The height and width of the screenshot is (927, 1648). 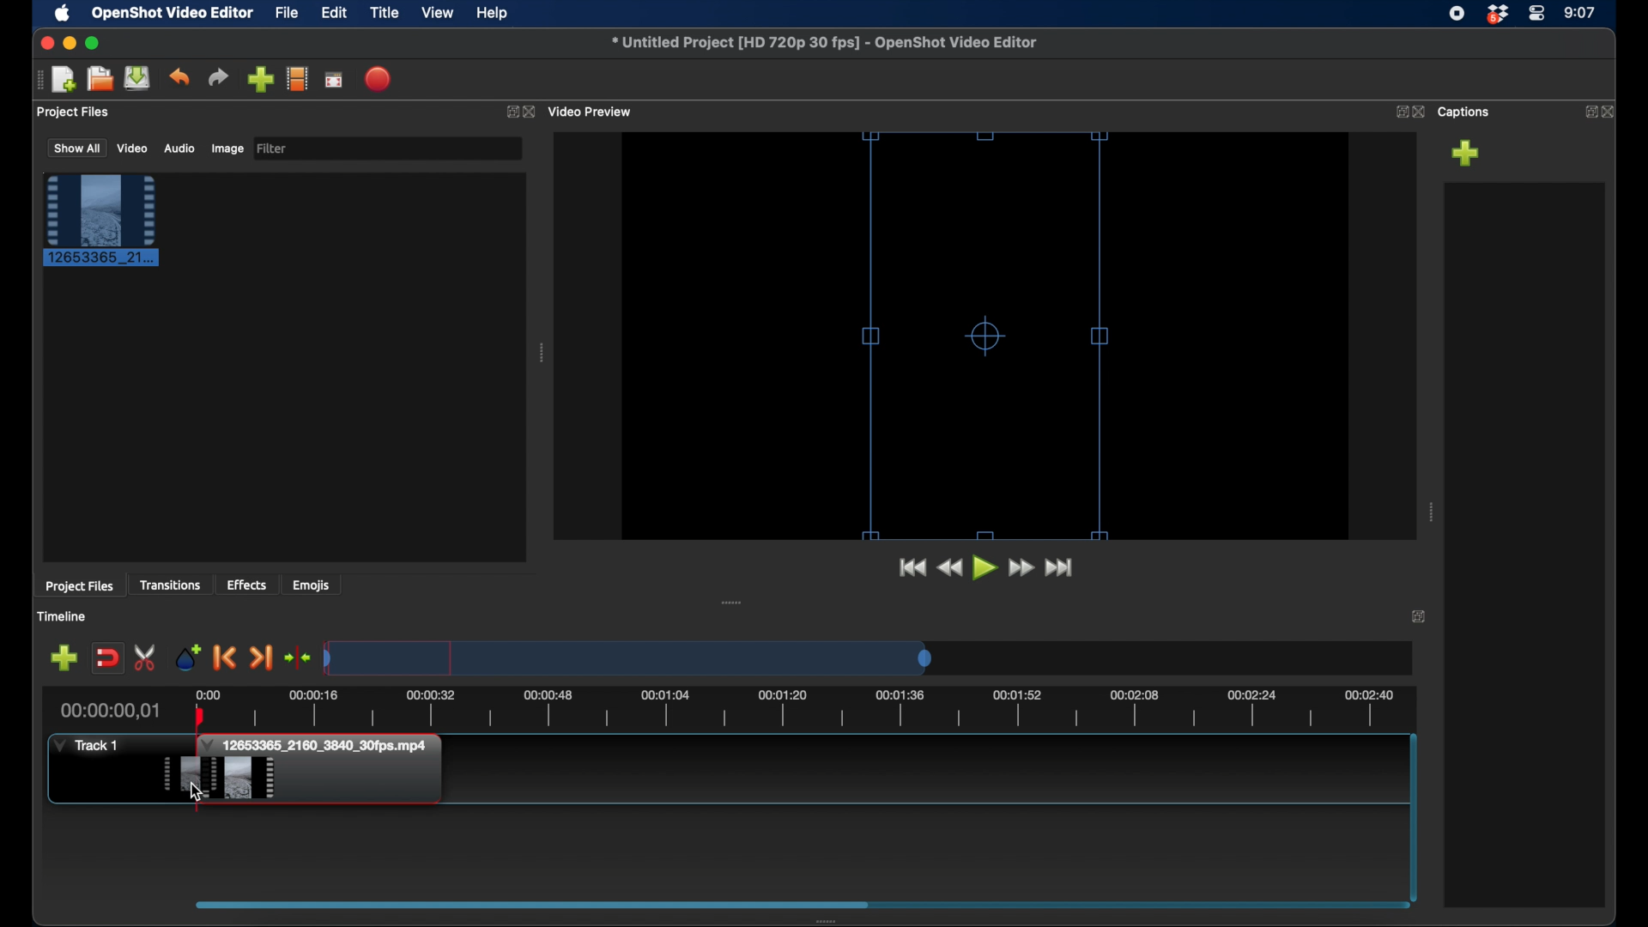 What do you see at coordinates (94, 43) in the screenshot?
I see `maximize` at bounding box center [94, 43].